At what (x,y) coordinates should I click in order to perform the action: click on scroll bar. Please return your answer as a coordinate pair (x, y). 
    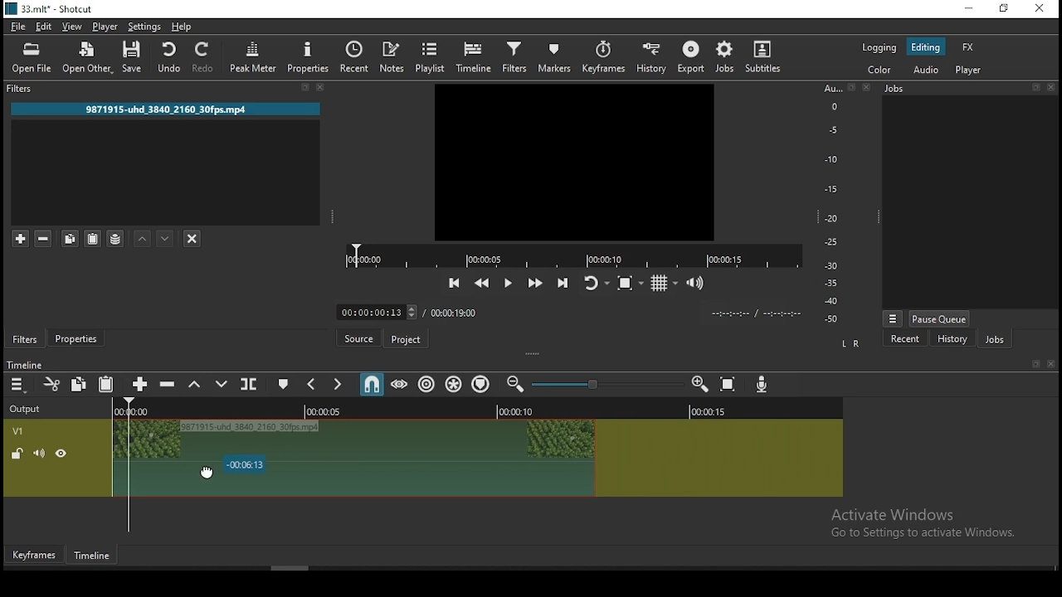
    Looking at the image, I should click on (290, 568).